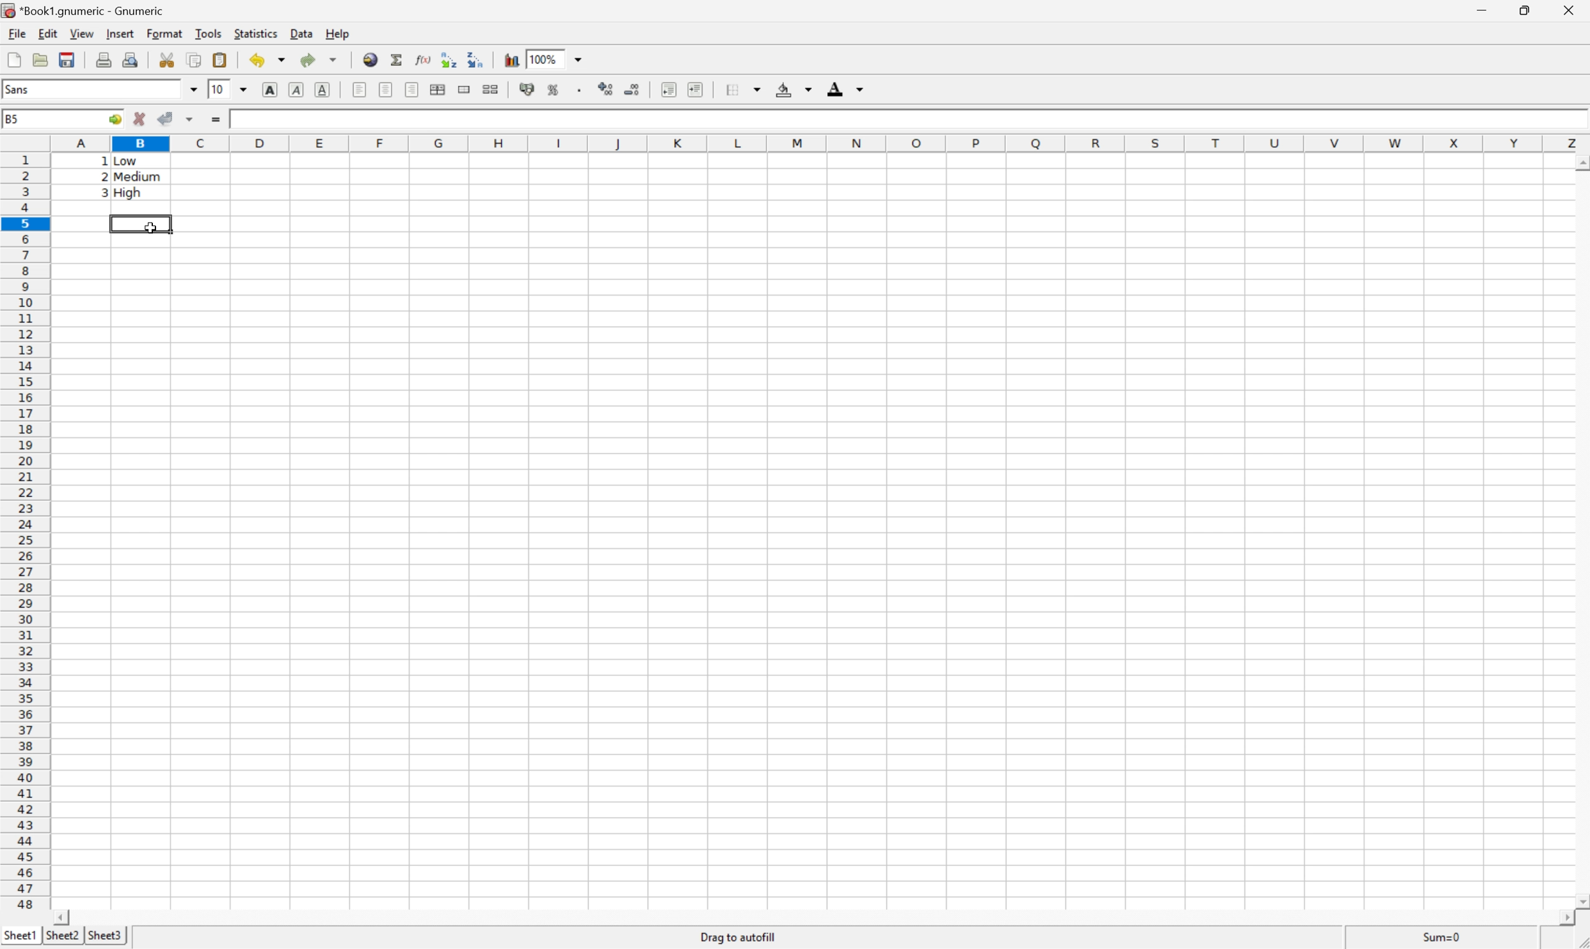  What do you see at coordinates (79, 32) in the screenshot?
I see `View` at bounding box center [79, 32].